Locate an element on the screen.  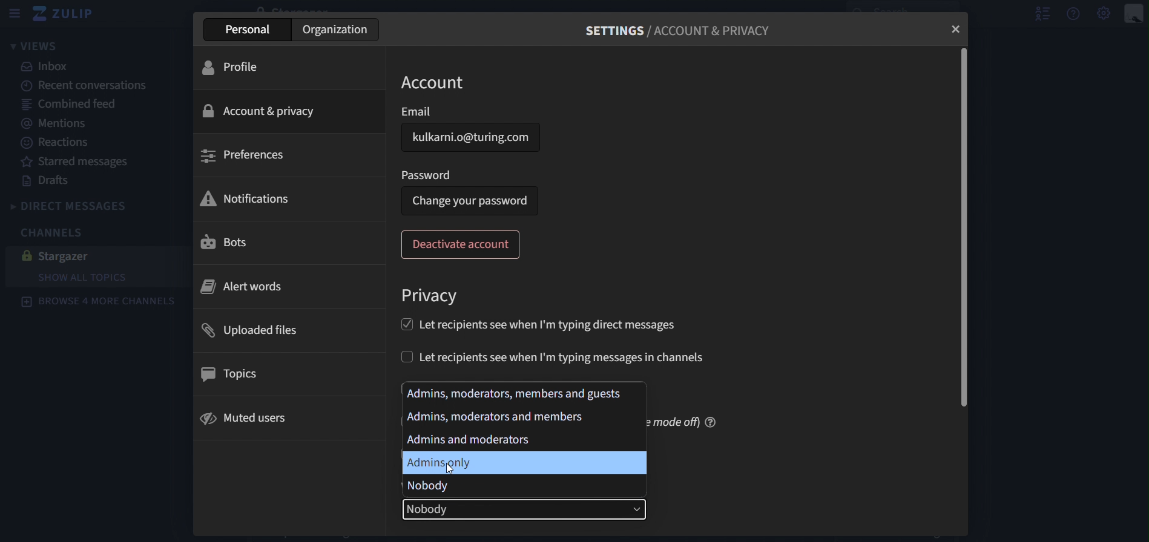
admins, moderators and members is located at coordinates (497, 415).